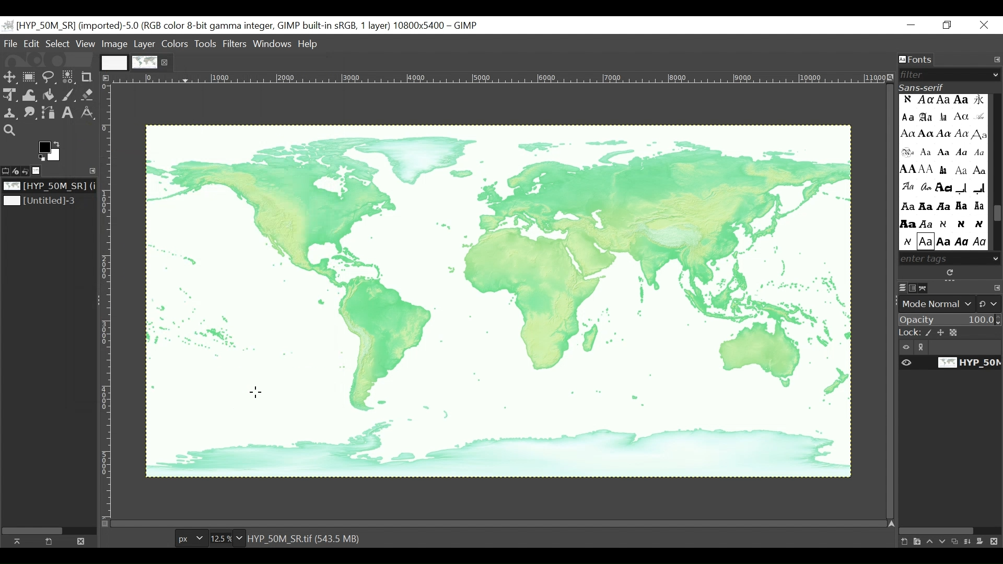  I want to click on Lock, so click(951, 333).